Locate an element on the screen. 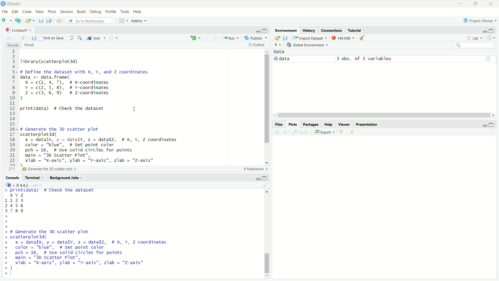 Image resolution: width=499 pixels, height=281 pixels. move up is located at coordinates (265, 191).